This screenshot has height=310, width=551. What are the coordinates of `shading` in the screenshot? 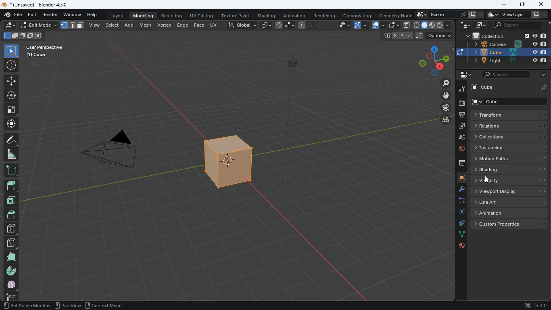 It's located at (510, 169).